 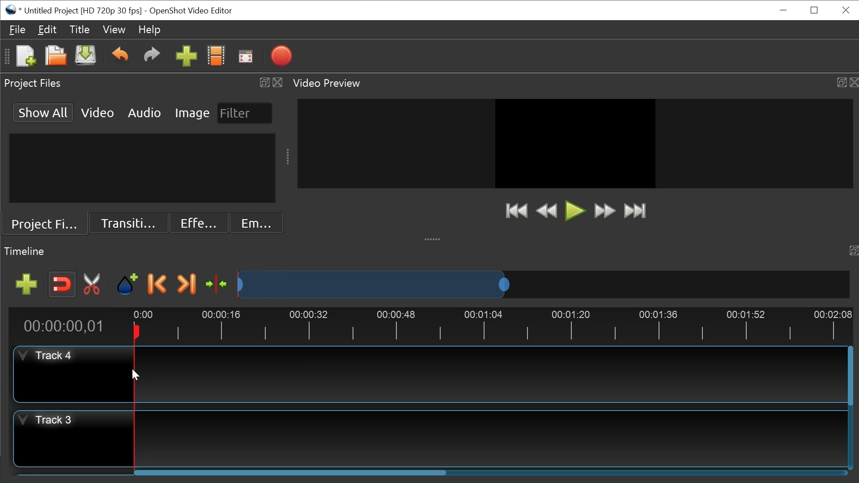 I want to click on Audio, so click(x=144, y=112).